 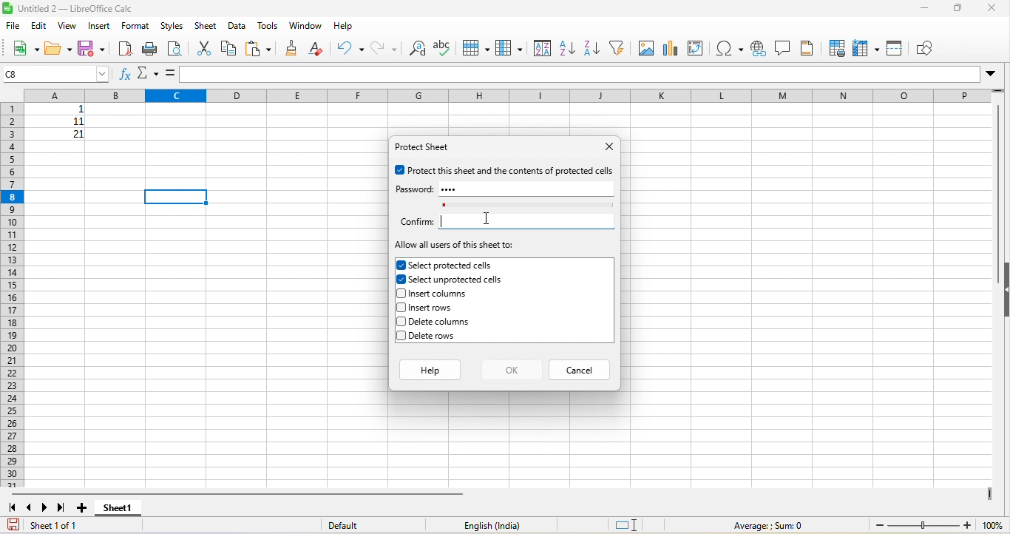 I want to click on close, so click(x=994, y=8).